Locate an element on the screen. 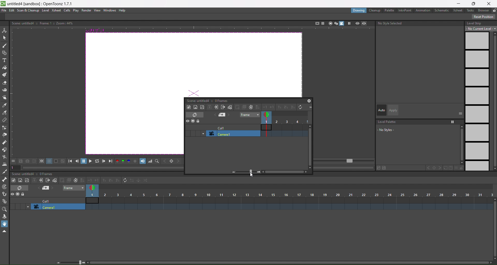 This screenshot has height=265, width=497. new toonz raster level is located at coordinates (189, 107).